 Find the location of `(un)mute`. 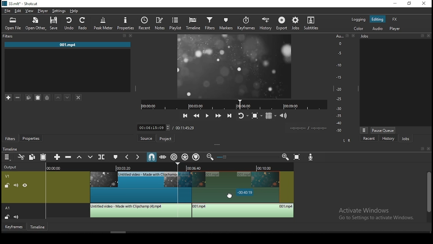

(un)mute is located at coordinates (15, 185).